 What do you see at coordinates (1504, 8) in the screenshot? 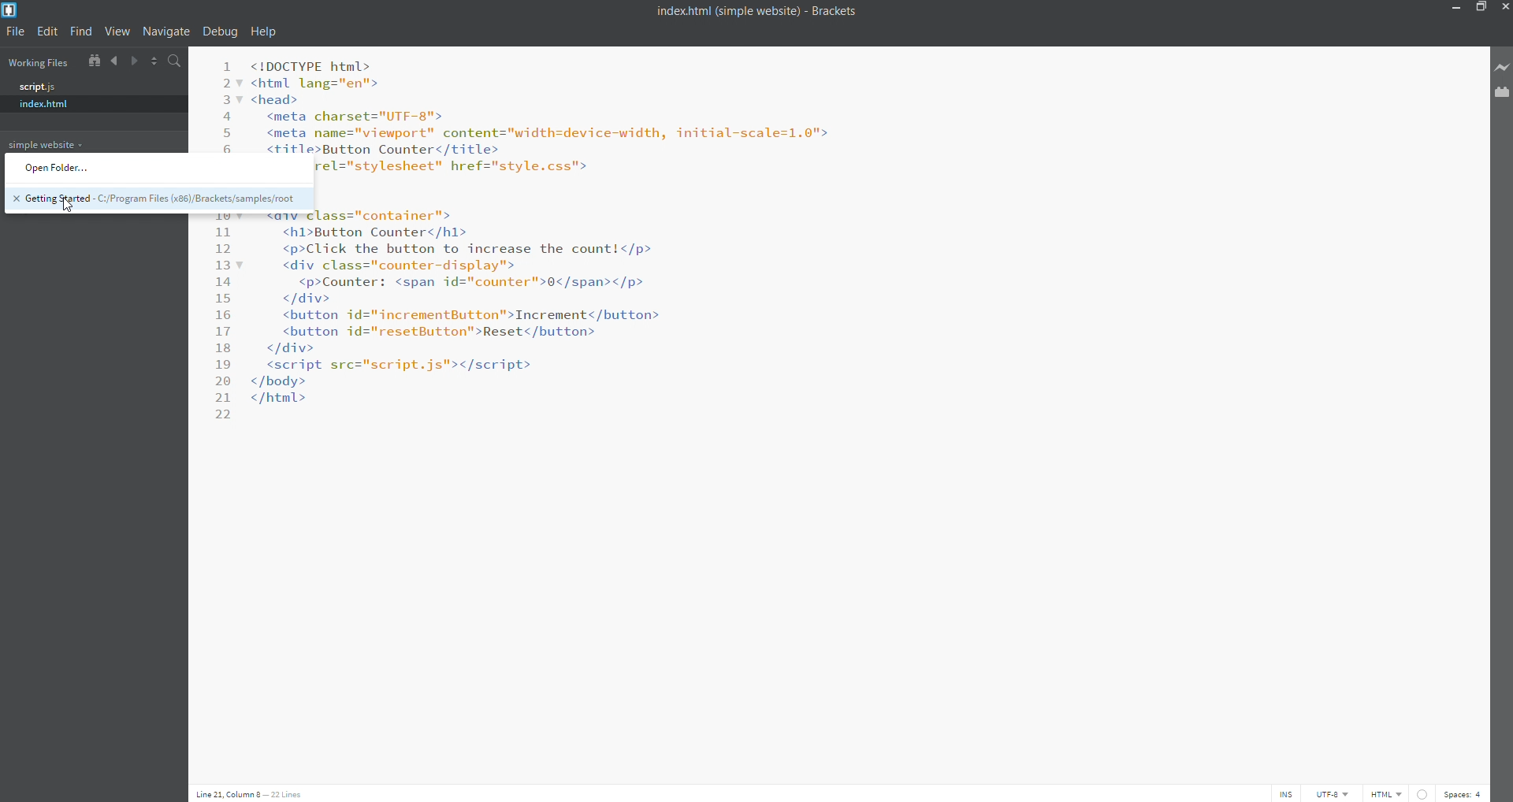
I see `close` at bounding box center [1504, 8].